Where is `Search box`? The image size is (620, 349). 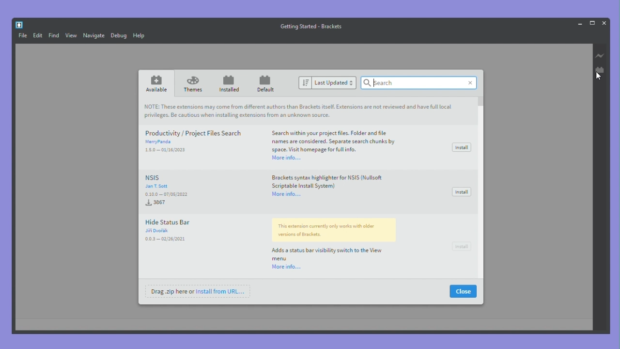 Search box is located at coordinates (419, 83).